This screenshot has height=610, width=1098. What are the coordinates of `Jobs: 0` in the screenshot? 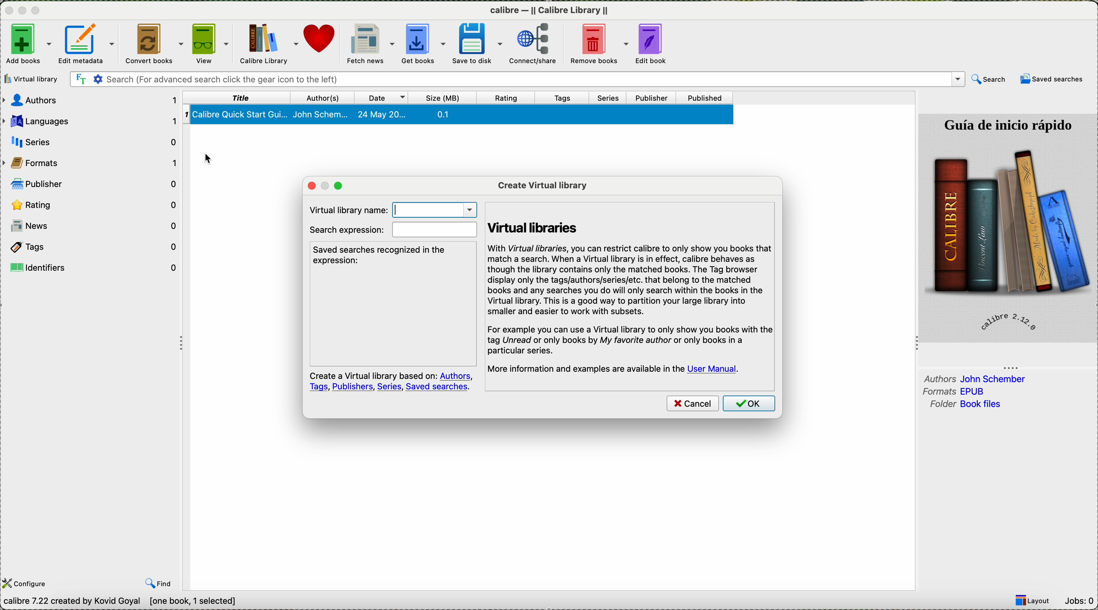 It's located at (1081, 601).